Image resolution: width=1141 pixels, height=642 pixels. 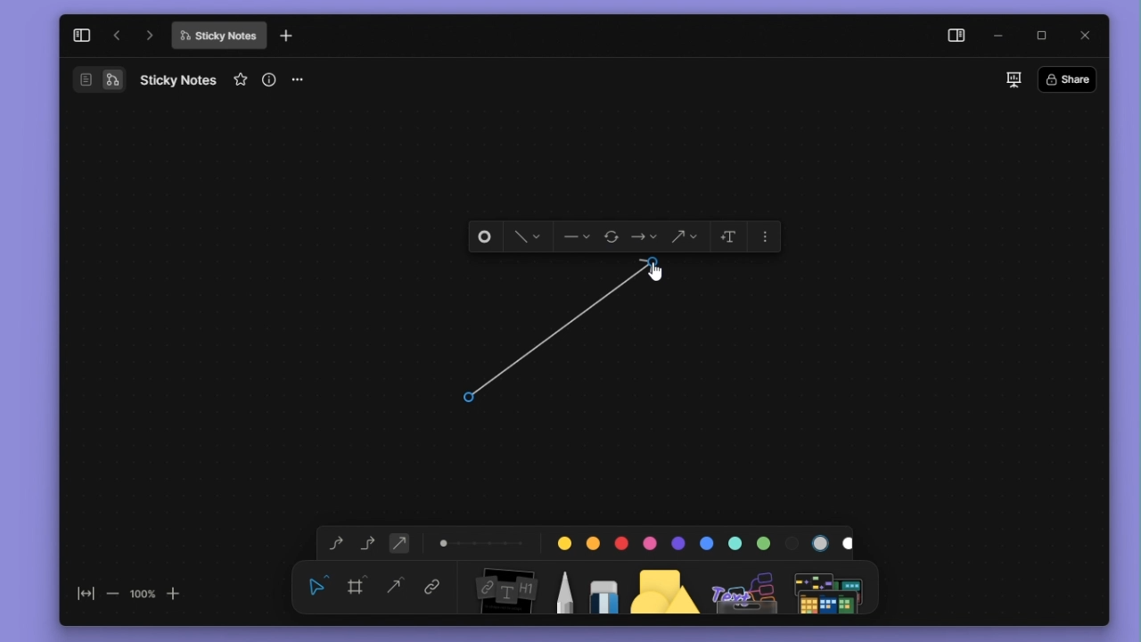 What do you see at coordinates (666, 586) in the screenshot?
I see `shape` at bounding box center [666, 586].